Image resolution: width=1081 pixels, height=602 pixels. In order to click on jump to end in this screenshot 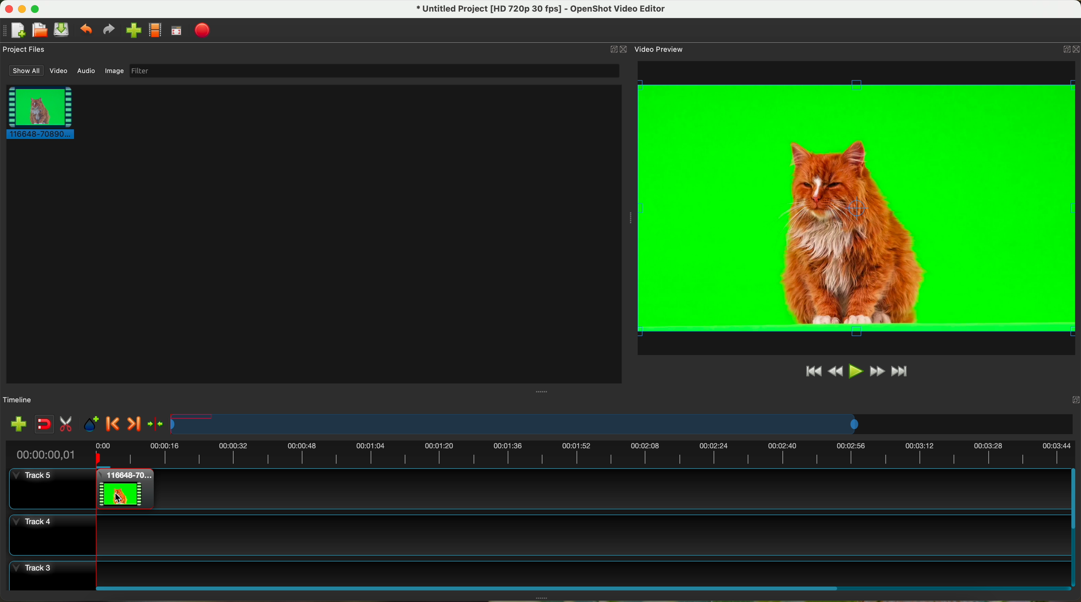, I will do `click(901, 372)`.